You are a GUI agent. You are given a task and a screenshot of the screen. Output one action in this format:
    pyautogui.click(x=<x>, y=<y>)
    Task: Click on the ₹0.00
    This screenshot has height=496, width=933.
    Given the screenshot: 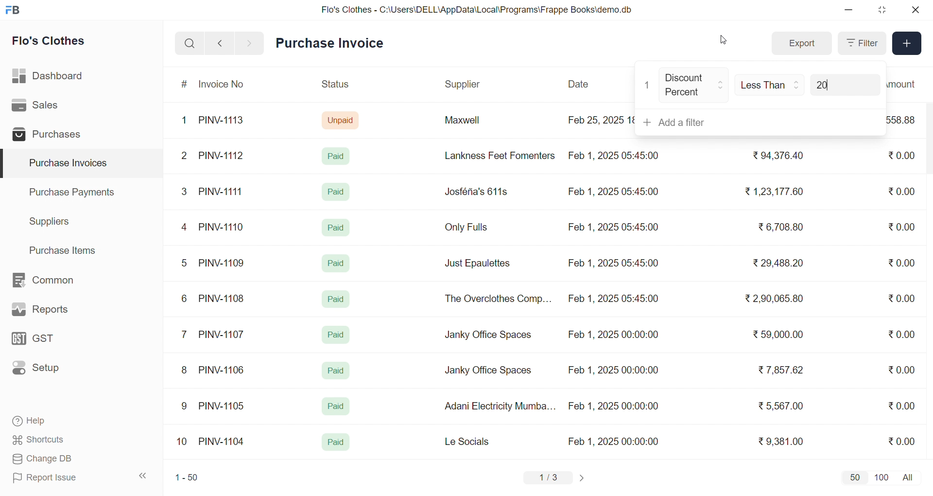 What is the action you would take?
    pyautogui.click(x=903, y=191)
    